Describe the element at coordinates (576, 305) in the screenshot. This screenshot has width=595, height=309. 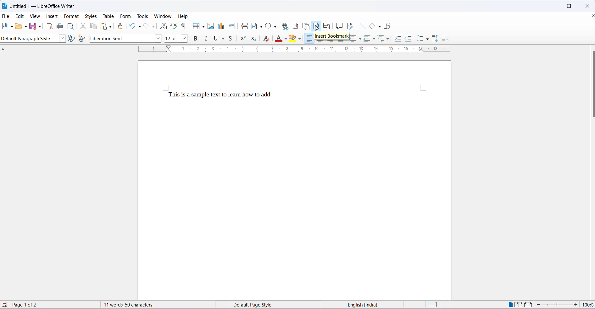
I see `increase zoom` at that location.